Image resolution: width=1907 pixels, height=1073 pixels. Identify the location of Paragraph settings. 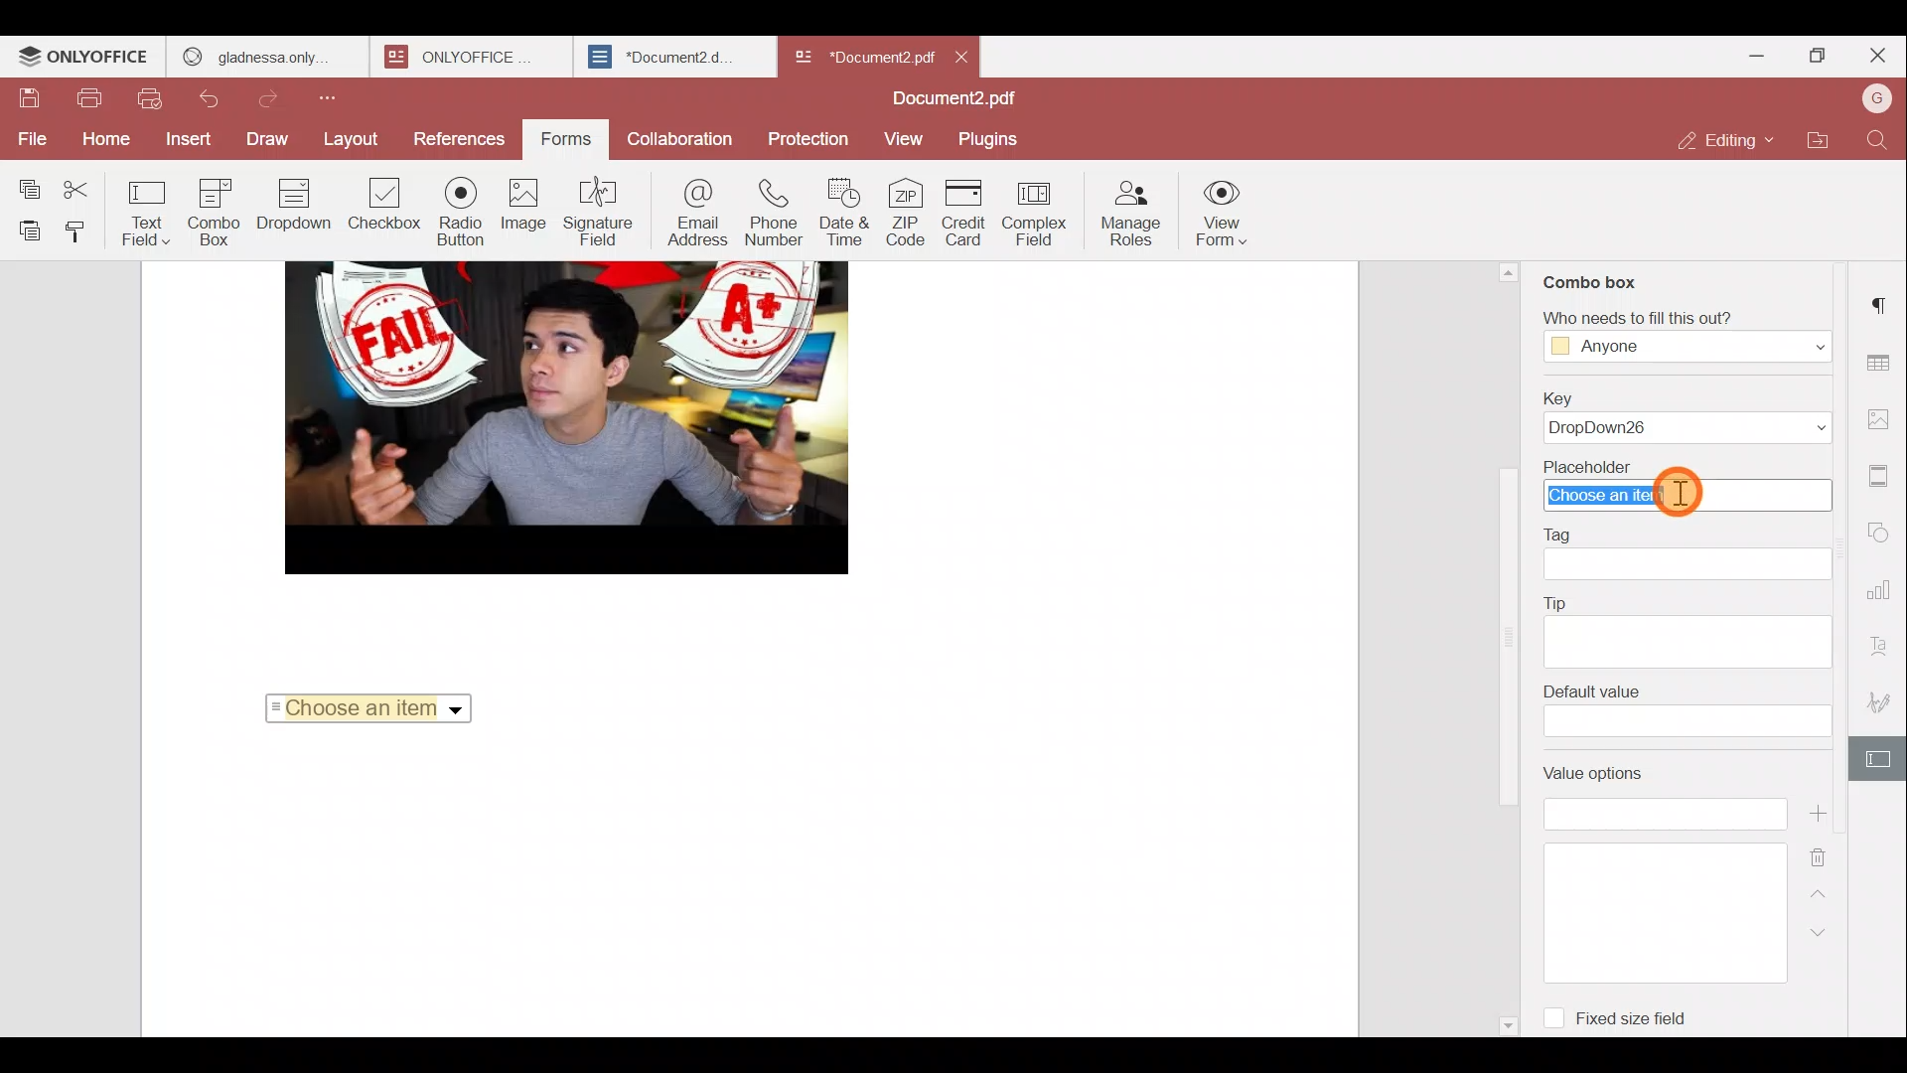
(1882, 300).